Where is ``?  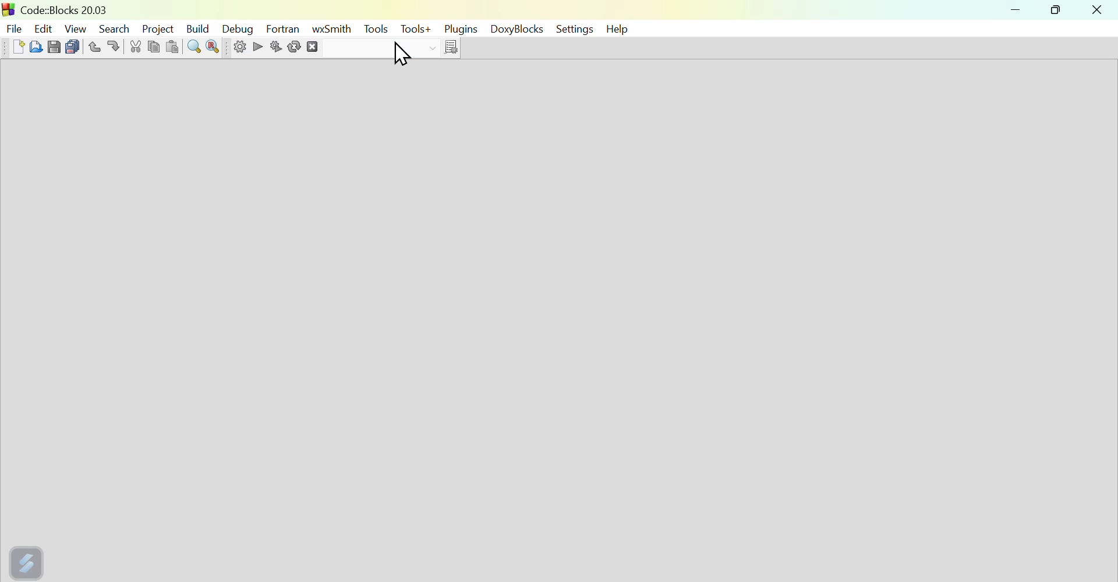
 is located at coordinates (136, 46).